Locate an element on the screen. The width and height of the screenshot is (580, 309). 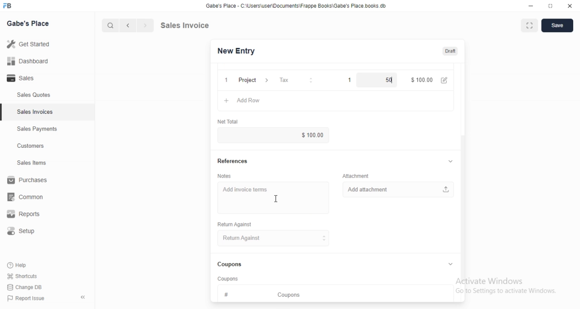
Purchases is located at coordinates (29, 181).